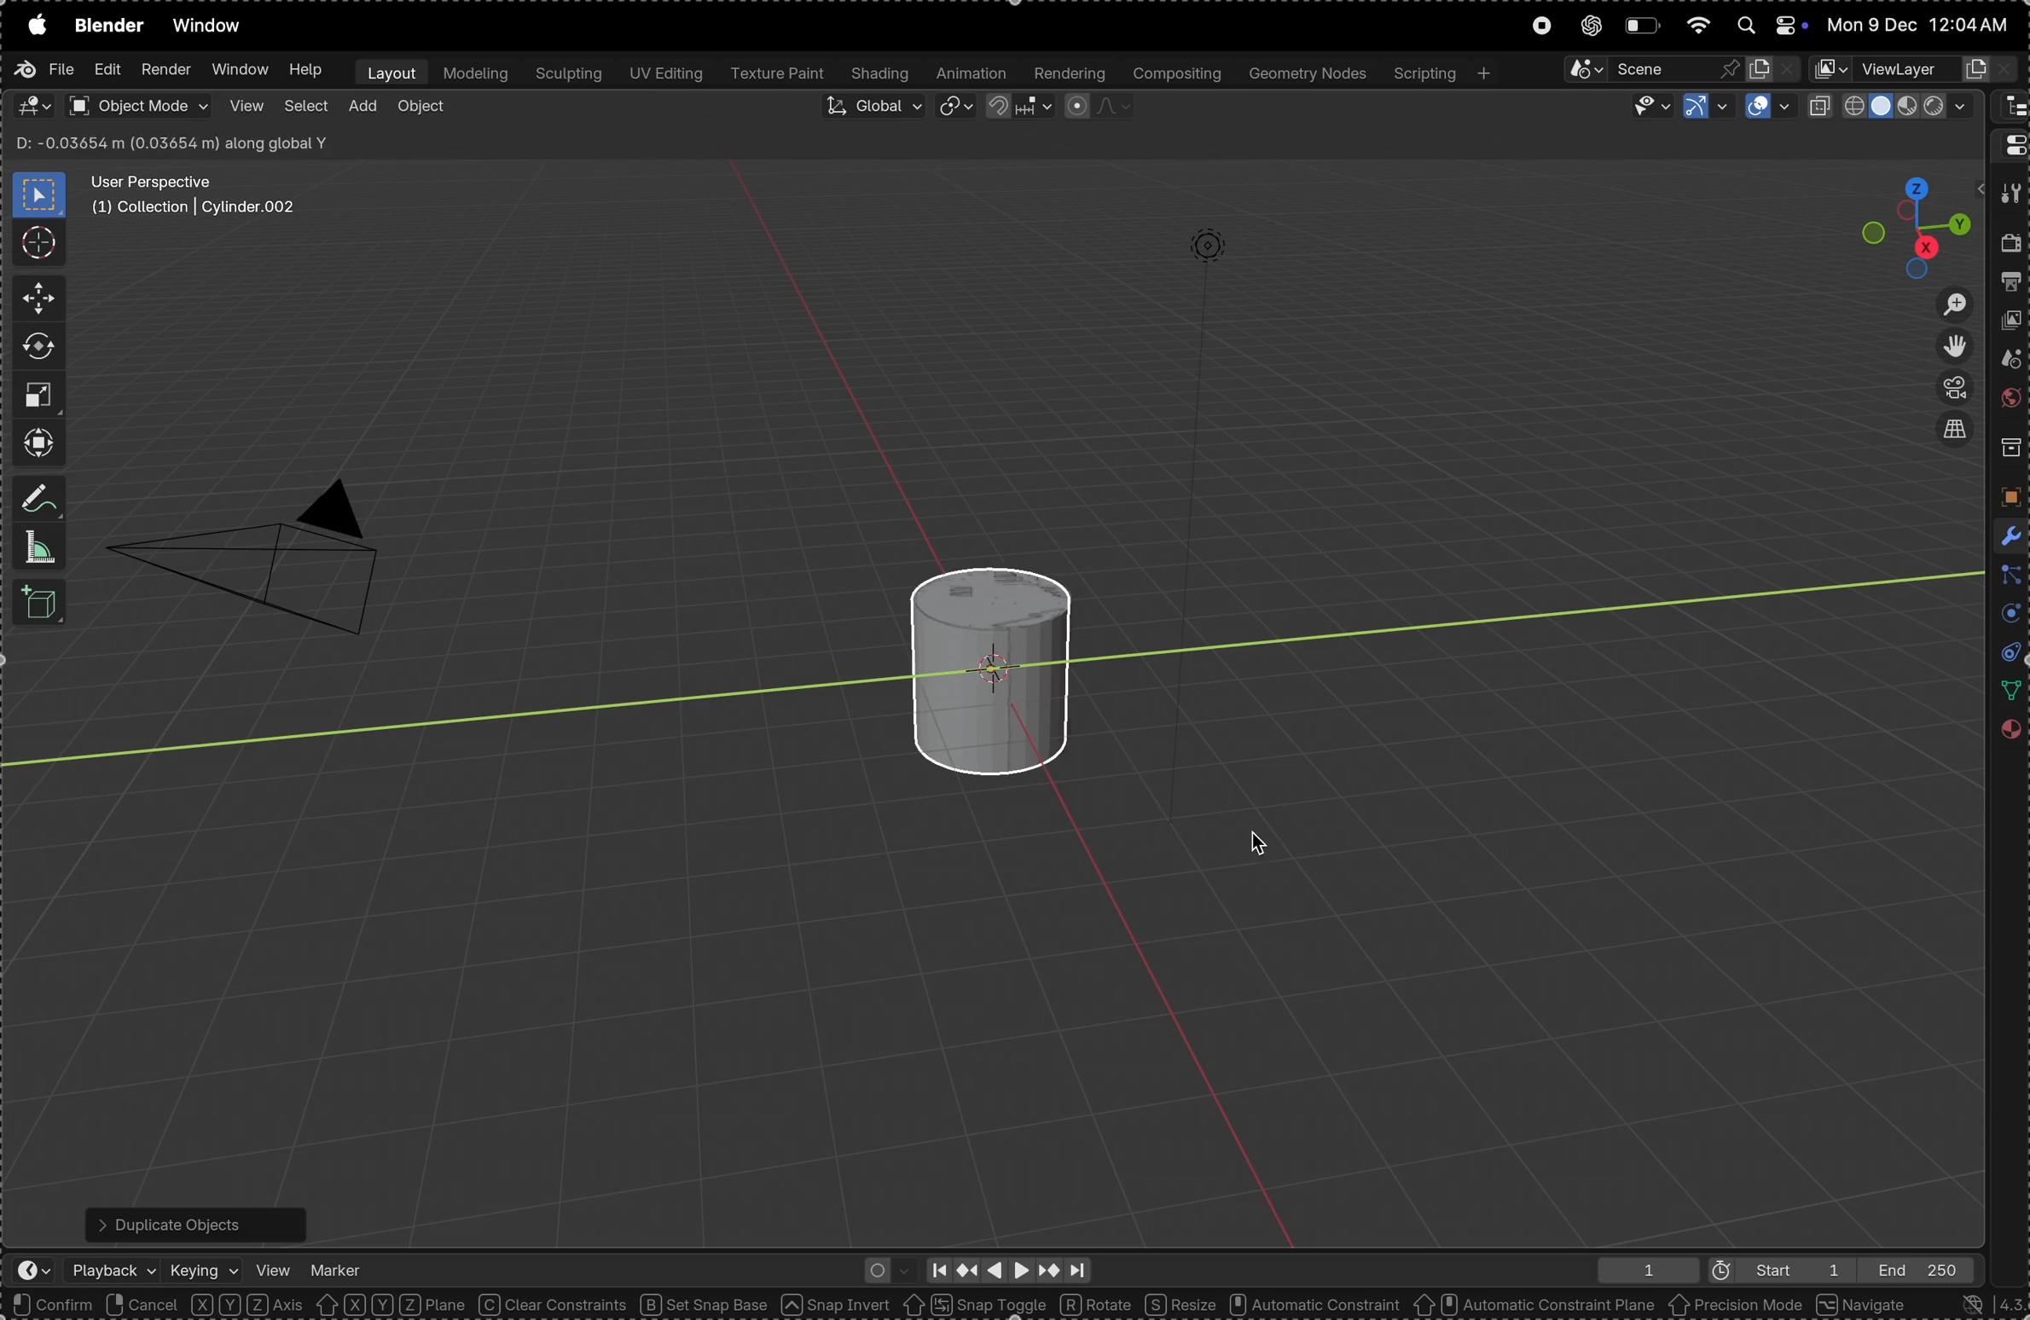 The image size is (2030, 1320). I want to click on editor type, so click(2010, 143).